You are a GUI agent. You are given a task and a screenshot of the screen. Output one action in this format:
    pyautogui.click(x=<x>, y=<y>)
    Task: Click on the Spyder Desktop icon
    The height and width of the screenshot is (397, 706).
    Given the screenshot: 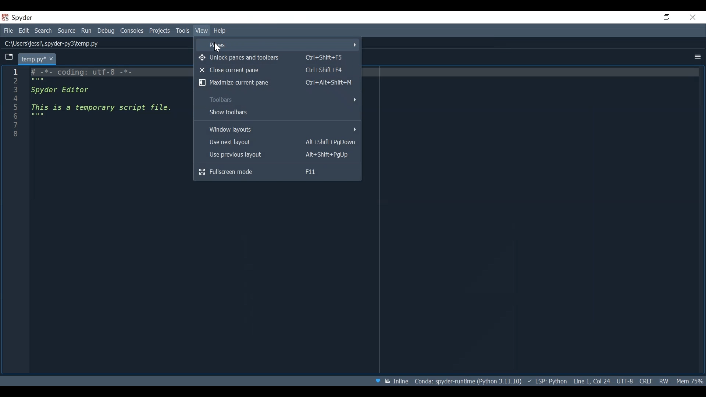 What is the action you would take?
    pyautogui.click(x=19, y=17)
    